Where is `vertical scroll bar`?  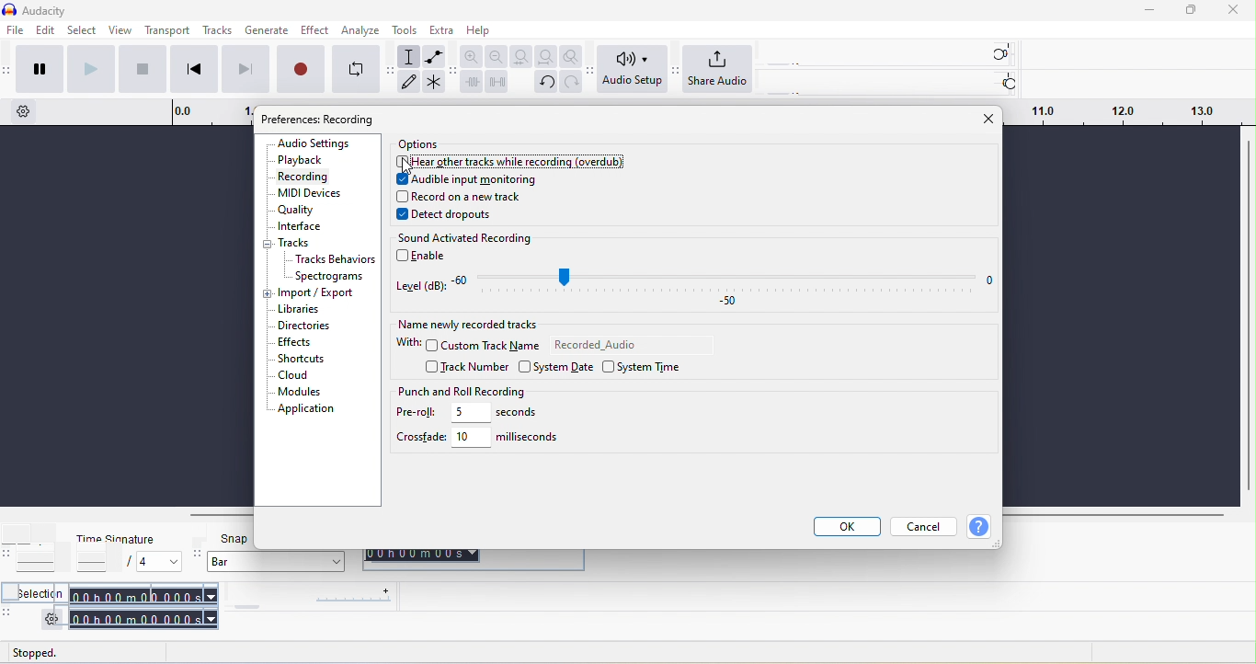
vertical scroll bar is located at coordinates (1247, 315).